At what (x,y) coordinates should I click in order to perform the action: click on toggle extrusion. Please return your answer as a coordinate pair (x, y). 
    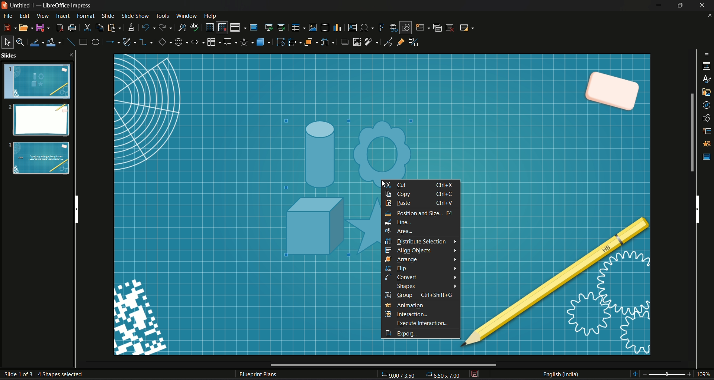
    Looking at the image, I should click on (416, 42).